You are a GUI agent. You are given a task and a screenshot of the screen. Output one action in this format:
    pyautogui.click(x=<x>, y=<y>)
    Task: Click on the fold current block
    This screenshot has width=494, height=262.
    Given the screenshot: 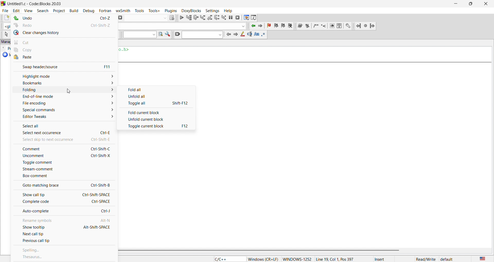 What is the action you would take?
    pyautogui.click(x=157, y=111)
    